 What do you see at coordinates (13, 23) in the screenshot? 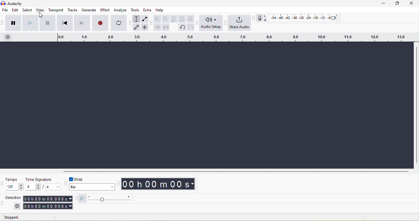
I see `pause` at bounding box center [13, 23].